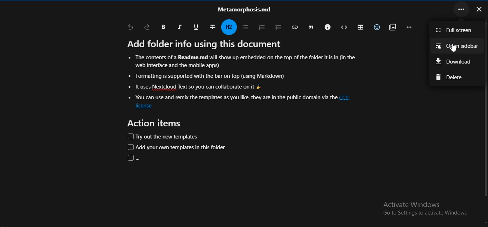 The image size is (488, 227). Describe the element at coordinates (393, 27) in the screenshot. I see `insert attachments` at that location.